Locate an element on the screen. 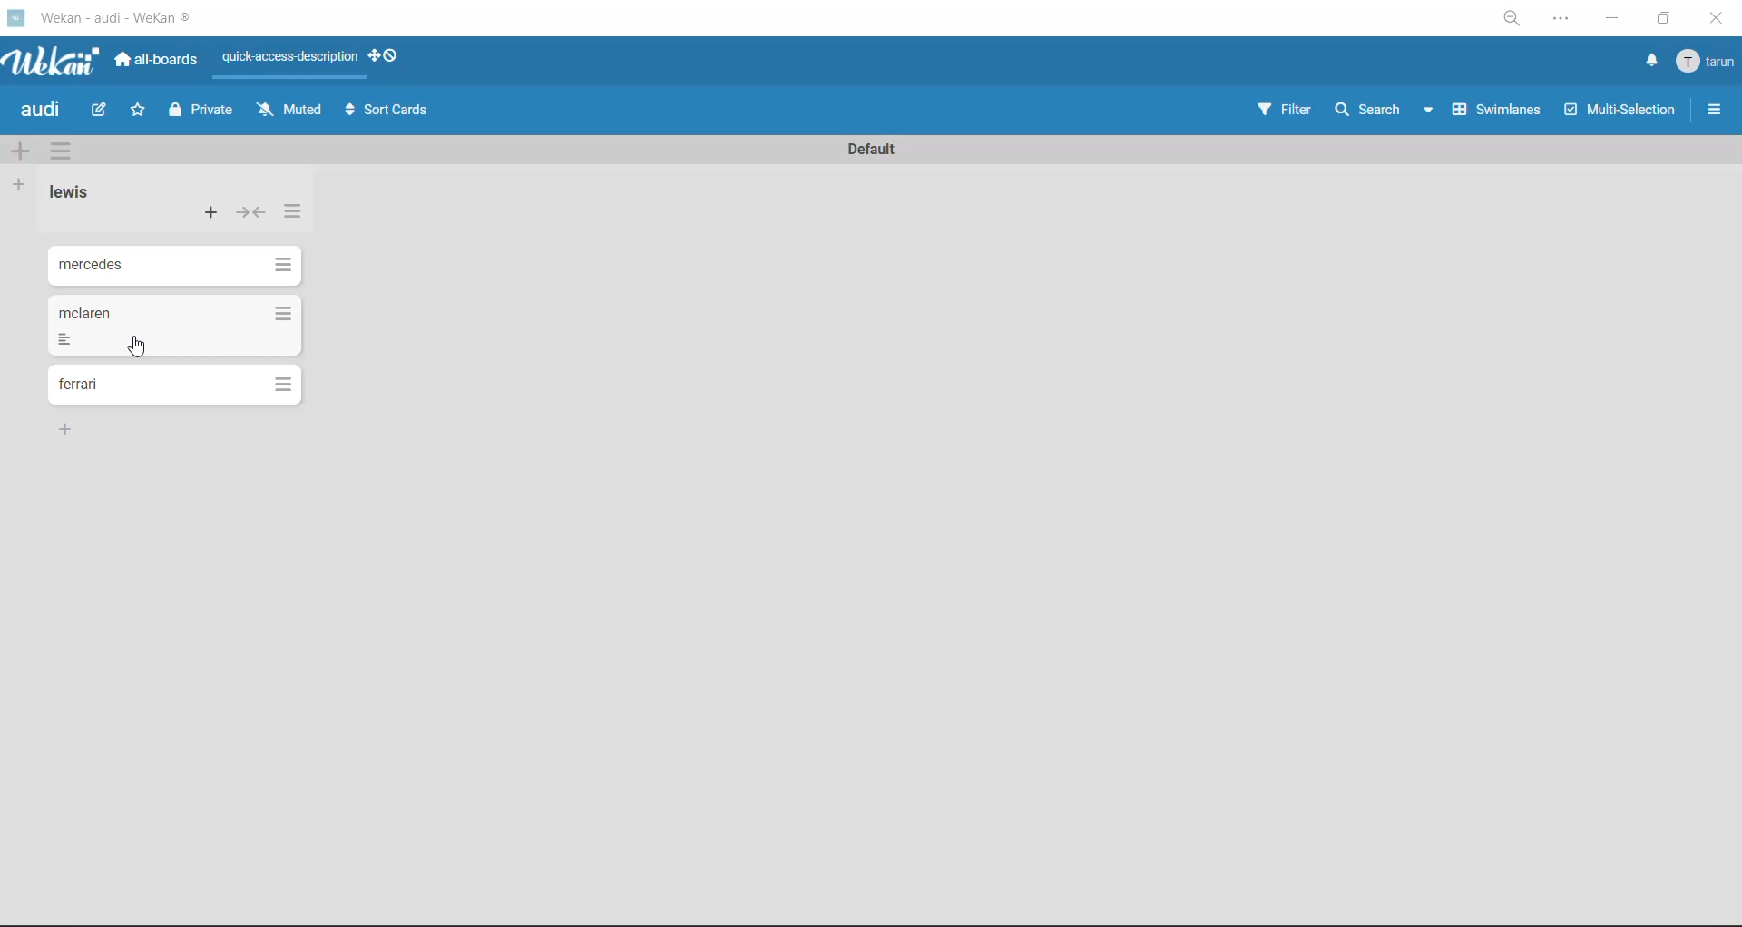 The height and width of the screenshot is (927, 1742). list actions is located at coordinates (289, 216).